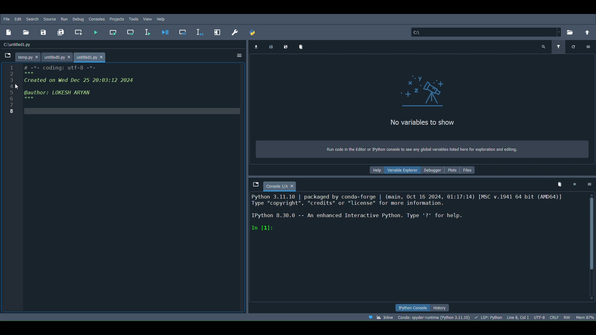 Image resolution: width=596 pixels, height=335 pixels. What do you see at coordinates (469, 169) in the screenshot?
I see `Files` at bounding box center [469, 169].